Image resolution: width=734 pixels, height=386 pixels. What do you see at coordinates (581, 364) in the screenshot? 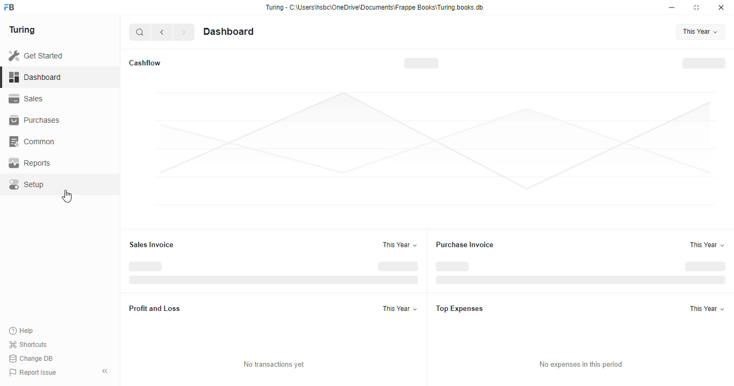
I see `no expenses in this period` at bounding box center [581, 364].